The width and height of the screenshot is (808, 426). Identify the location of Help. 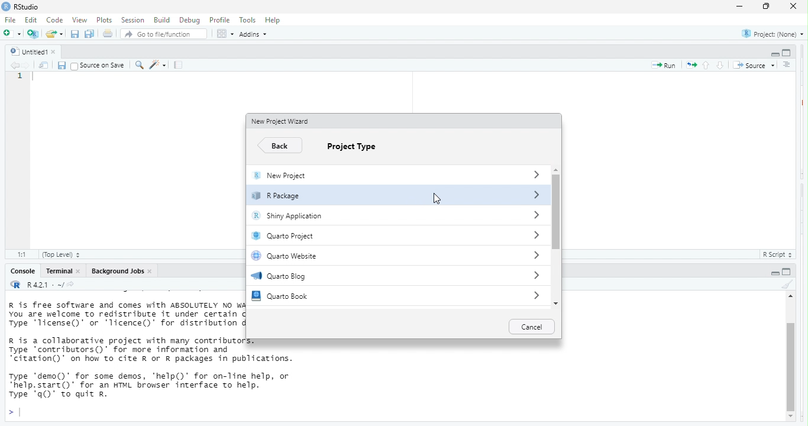
(274, 20).